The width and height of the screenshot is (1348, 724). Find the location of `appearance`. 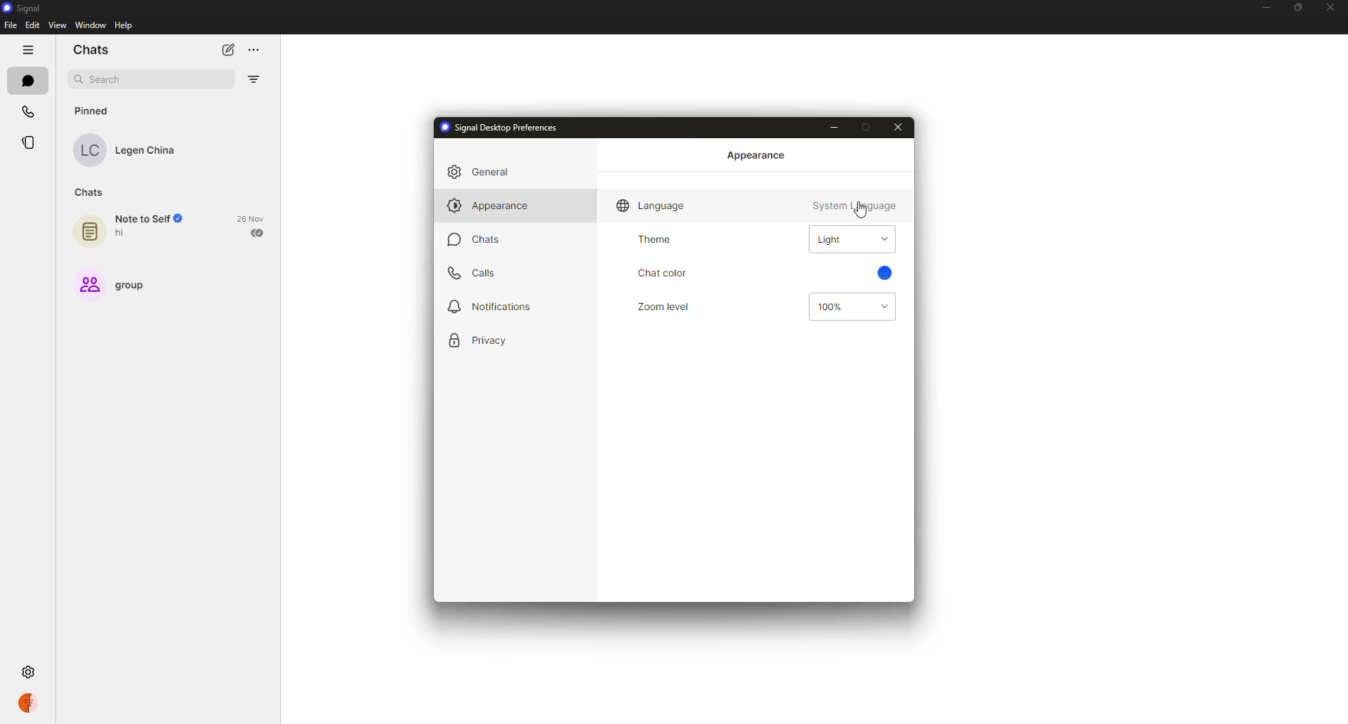

appearance is located at coordinates (756, 155).